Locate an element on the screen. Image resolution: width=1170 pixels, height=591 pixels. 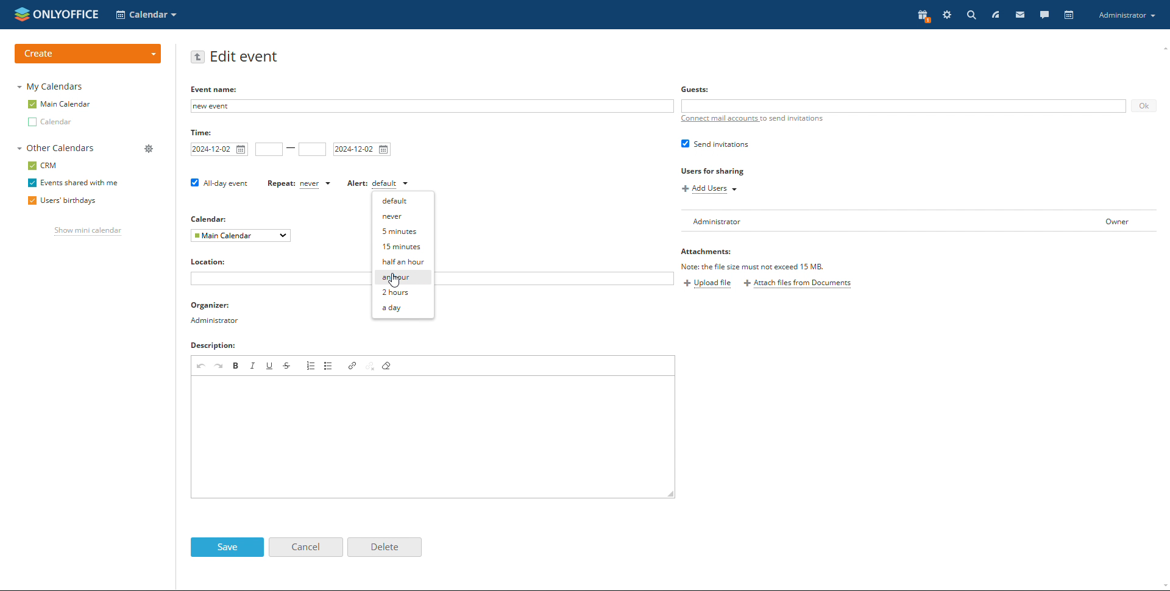
set repetition is located at coordinates (299, 184).